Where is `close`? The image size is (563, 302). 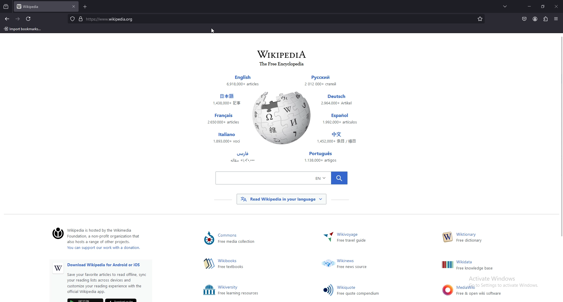 close is located at coordinates (557, 7).